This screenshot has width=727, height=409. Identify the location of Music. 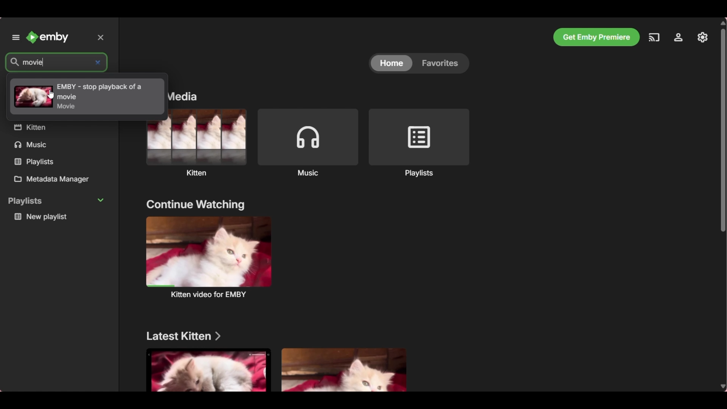
(307, 142).